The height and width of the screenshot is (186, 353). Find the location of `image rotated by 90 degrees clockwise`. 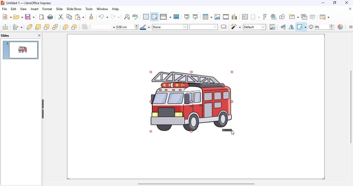

image rotated by 90 degrees clockwise is located at coordinates (191, 101).